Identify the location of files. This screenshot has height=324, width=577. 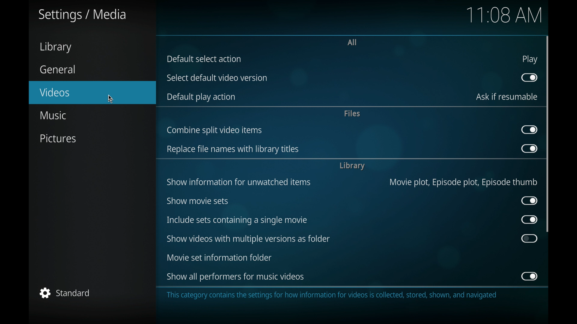
(353, 113).